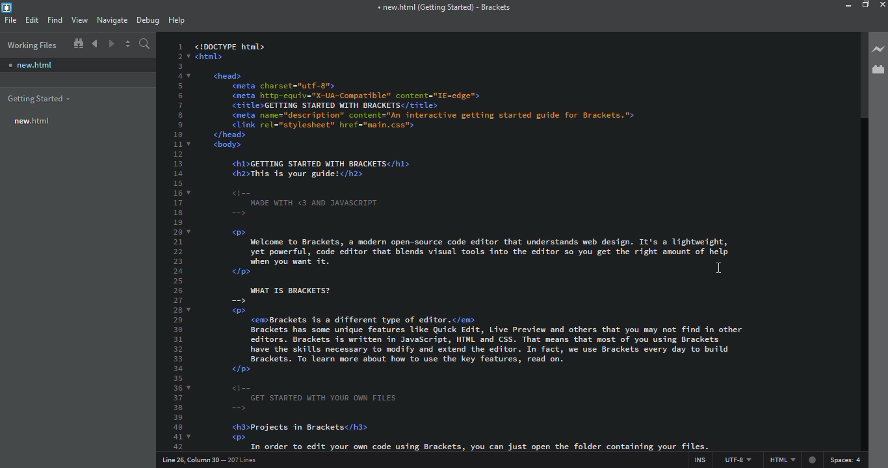 The width and height of the screenshot is (888, 468). I want to click on edit, so click(32, 19).